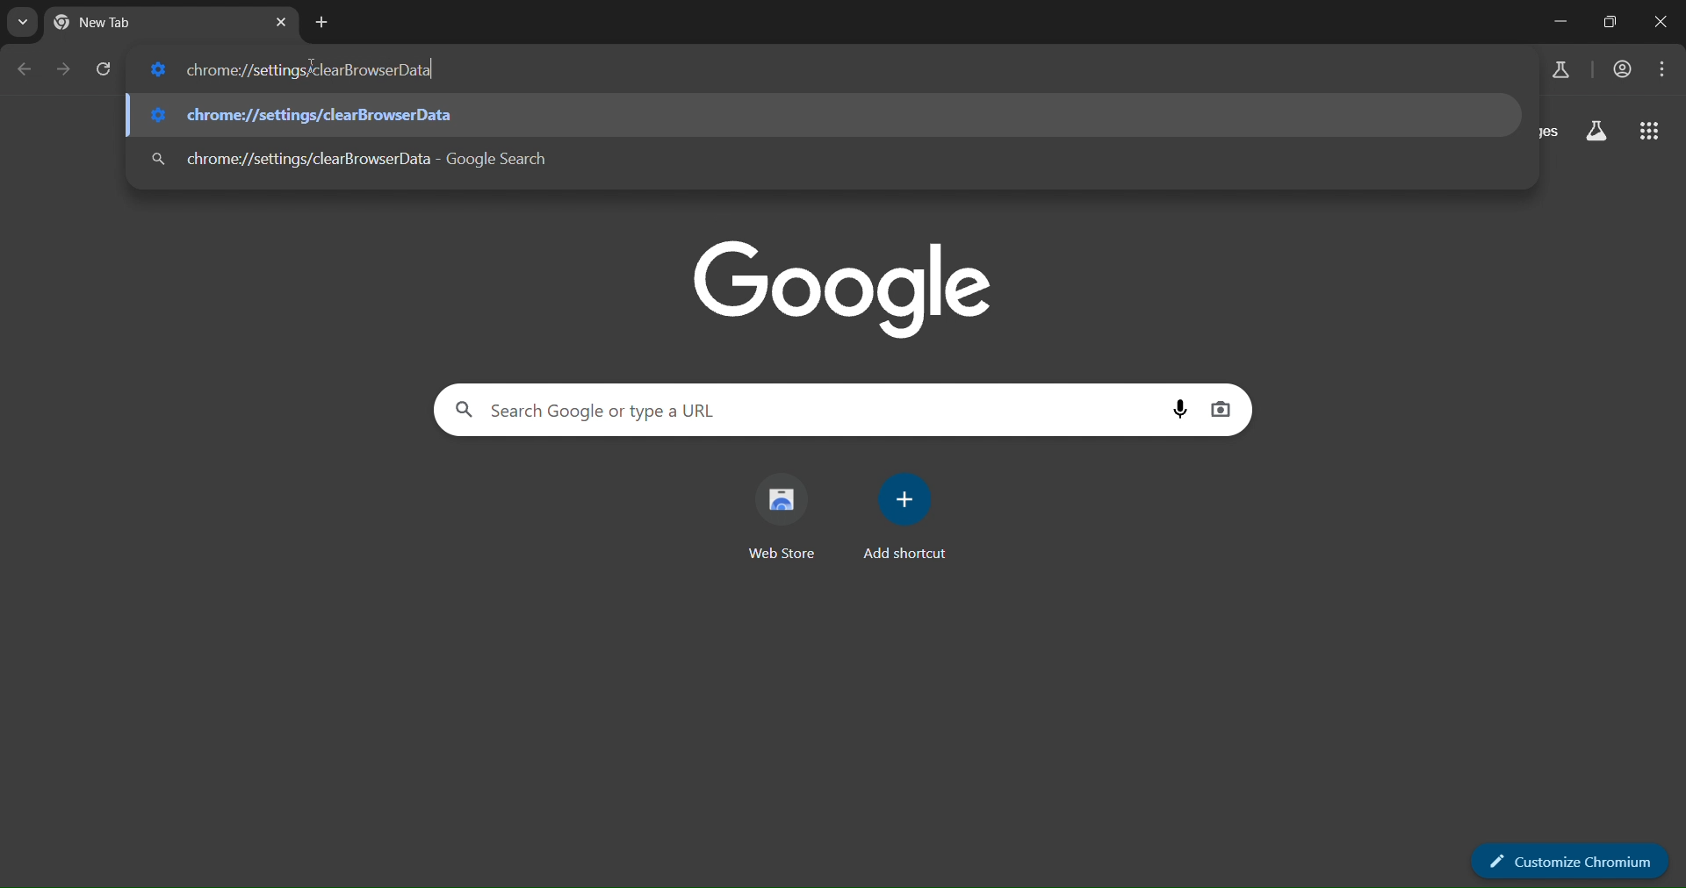 This screenshot has width=1686, height=888. I want to click on customize chromium, so click(1572, 861).